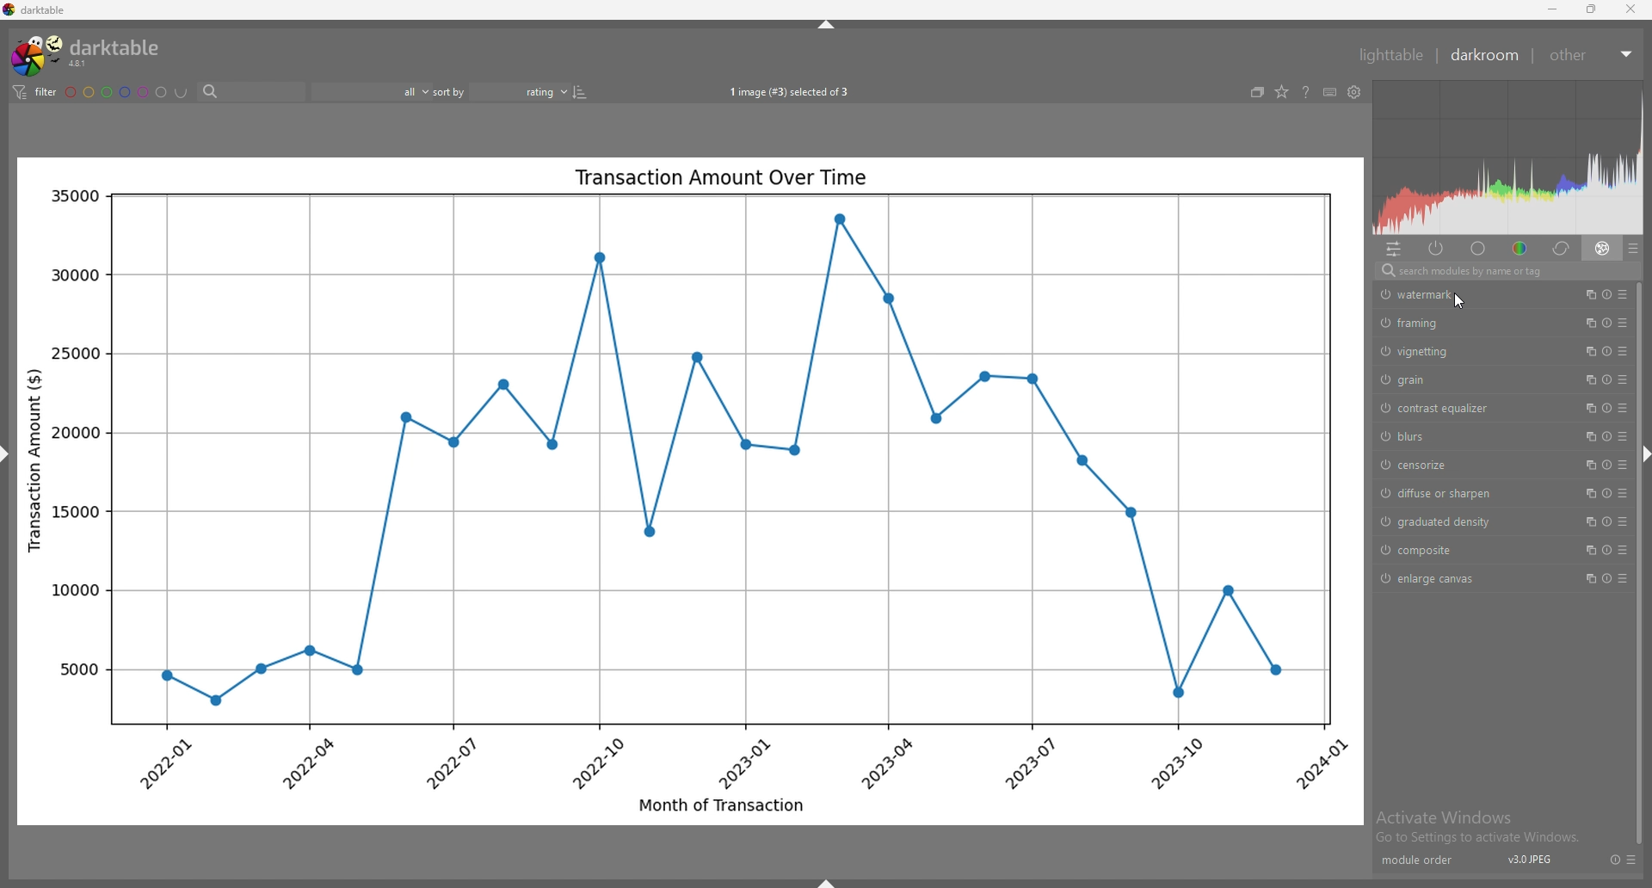 The width and height of the screenshot is (1652, 888). Describe the element at coordinates (1623, 294) in the screenshot. I see `presets` at that location.